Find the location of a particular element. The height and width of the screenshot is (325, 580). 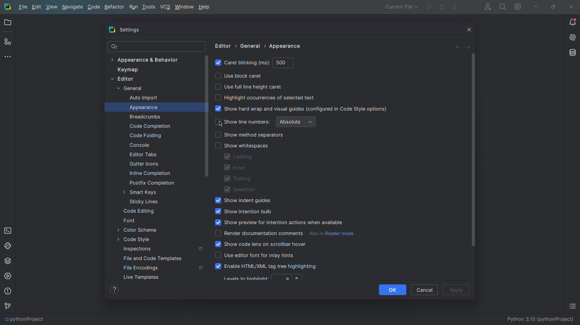

Cursor is located at coordinates (222, 125).